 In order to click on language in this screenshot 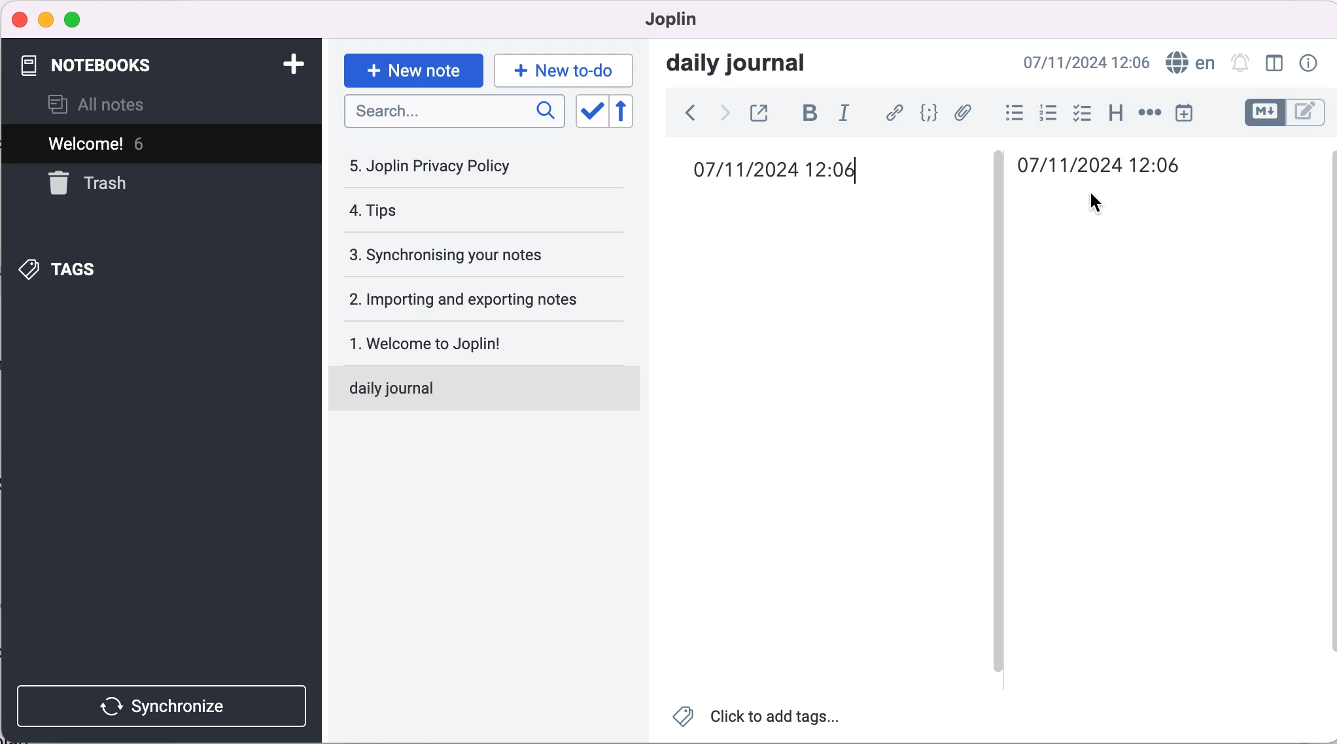, I will do `click(1190, 64)`.